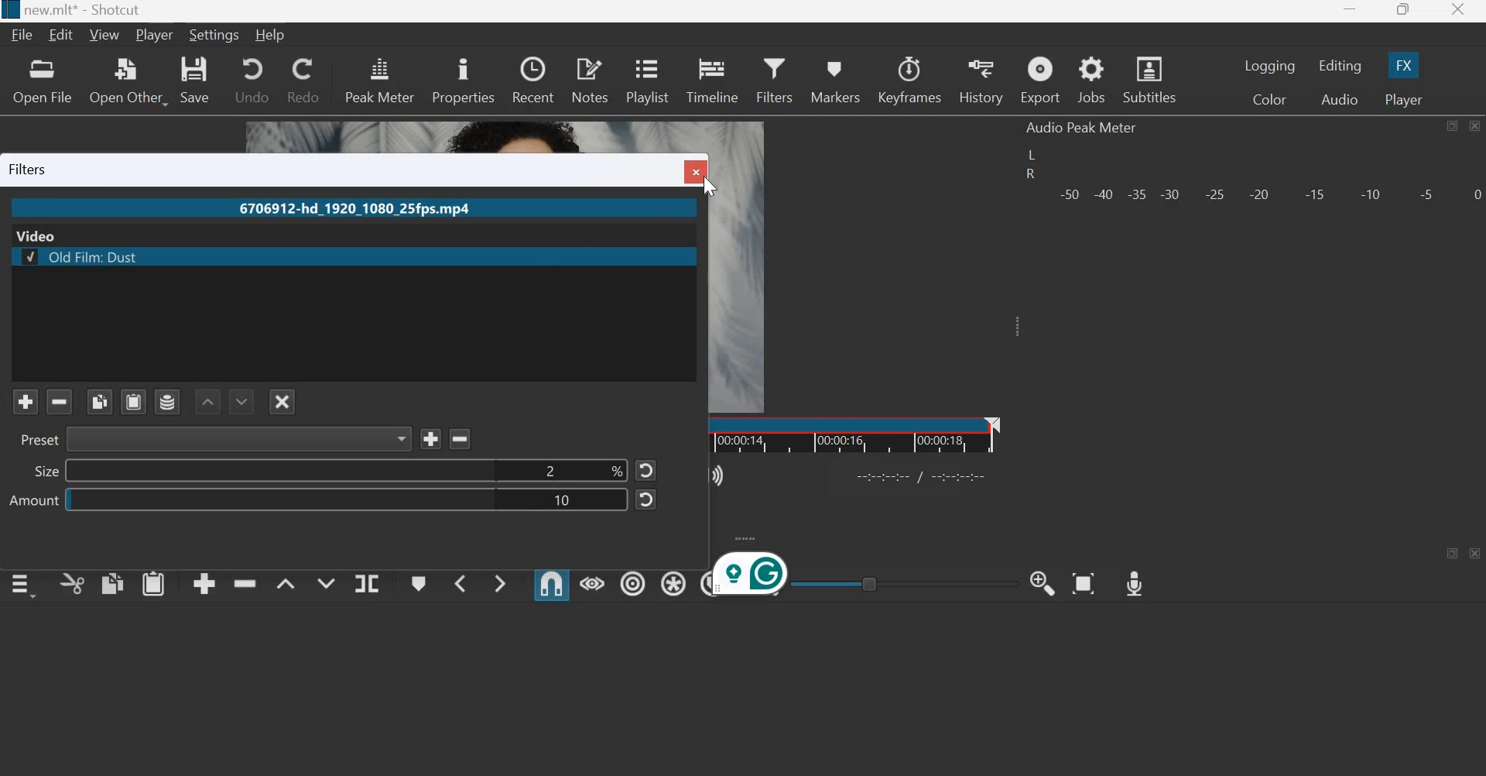 This screenshot has height=776, width=1486. I want to click on Move filter down, so click(241, 400).